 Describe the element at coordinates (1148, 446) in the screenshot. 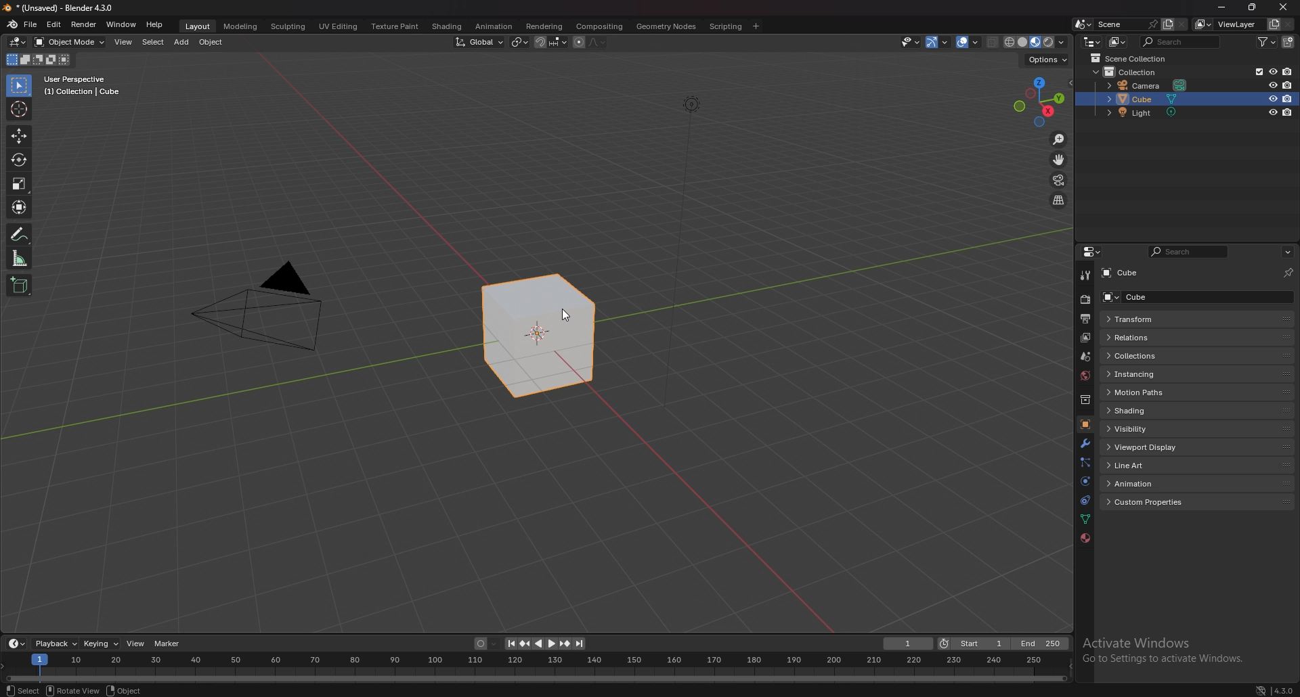

I see `viewport display` at that location.